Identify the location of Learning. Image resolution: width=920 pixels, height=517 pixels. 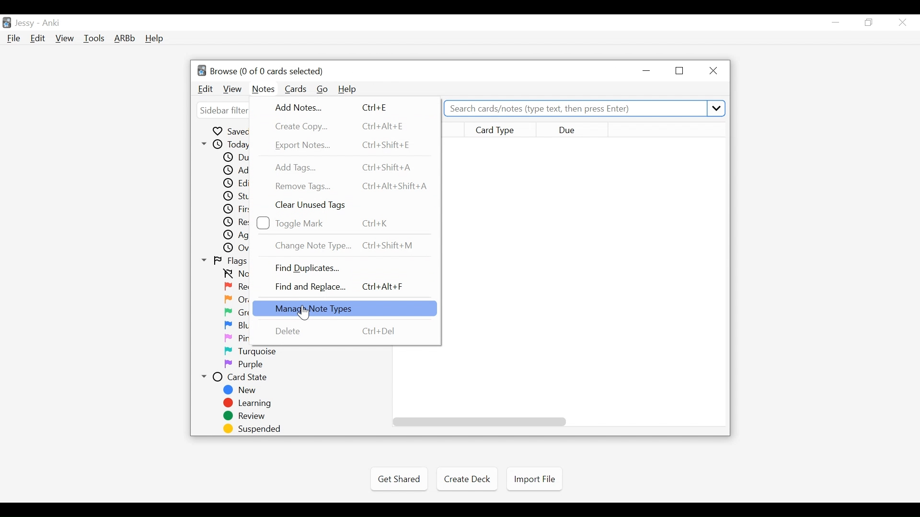
(251, 403).